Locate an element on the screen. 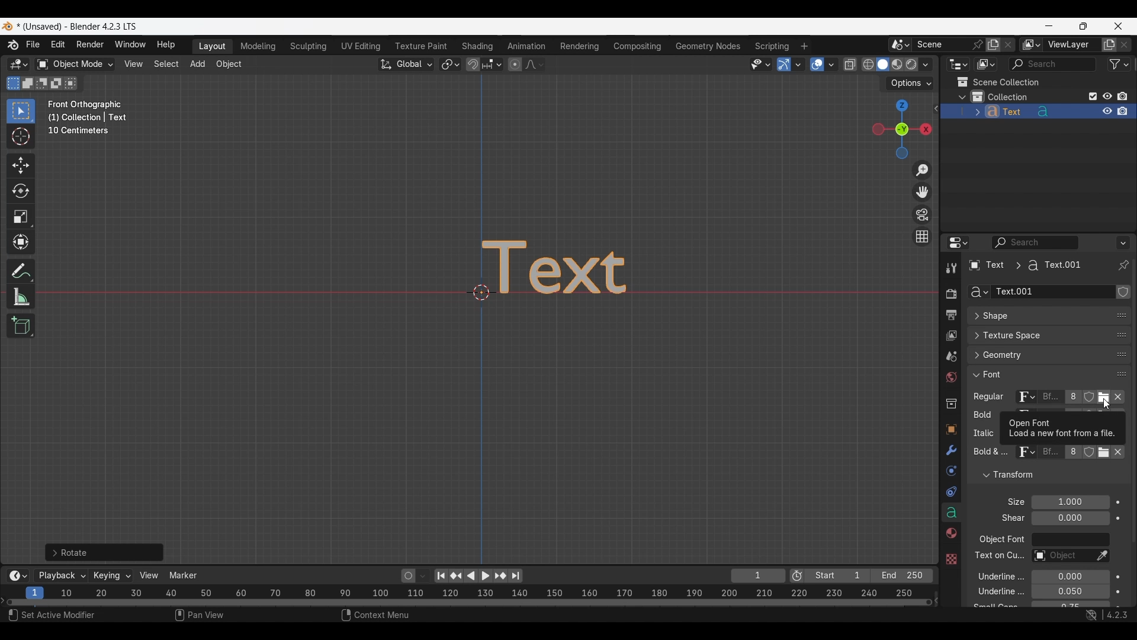  Minimize is located at coordinates (1049, 25).